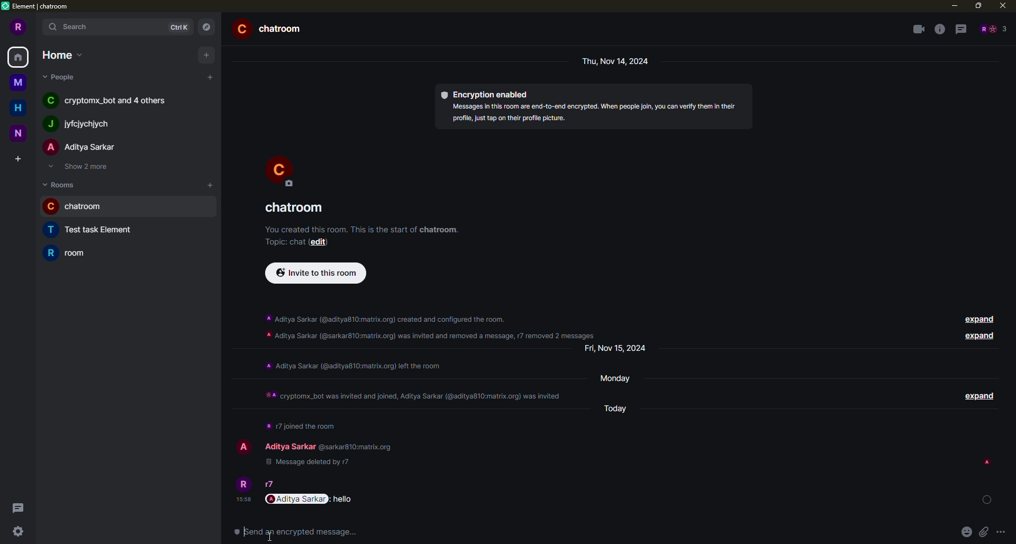 This screenshot has height=544, width=1016. Describe the element at coordinates (19, 26) in the screenshot. I see `profile` at that location.